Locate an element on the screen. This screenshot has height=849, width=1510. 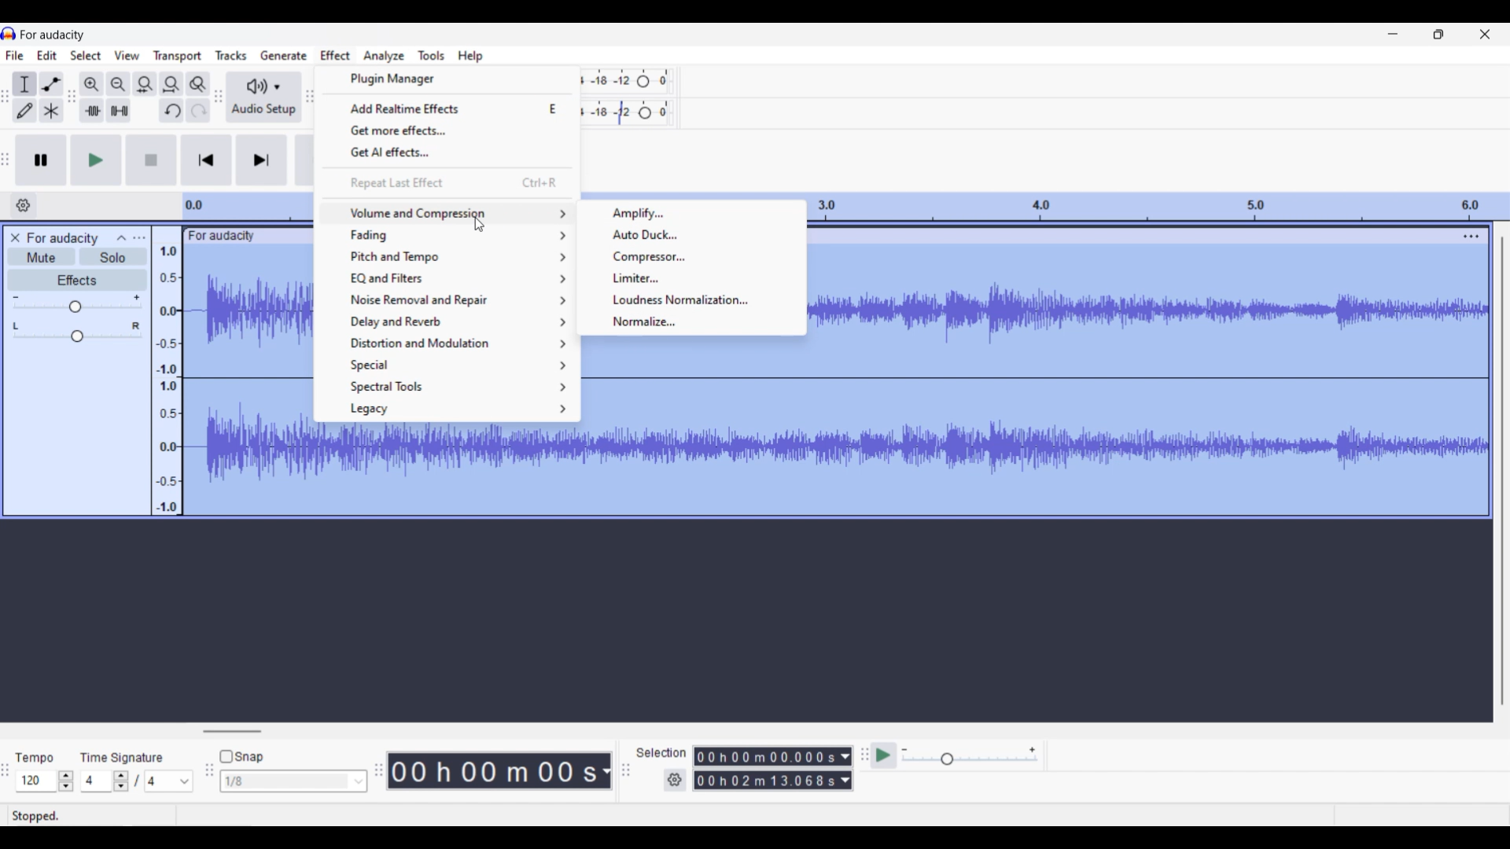
Settings is located at coordinates (675, 780).